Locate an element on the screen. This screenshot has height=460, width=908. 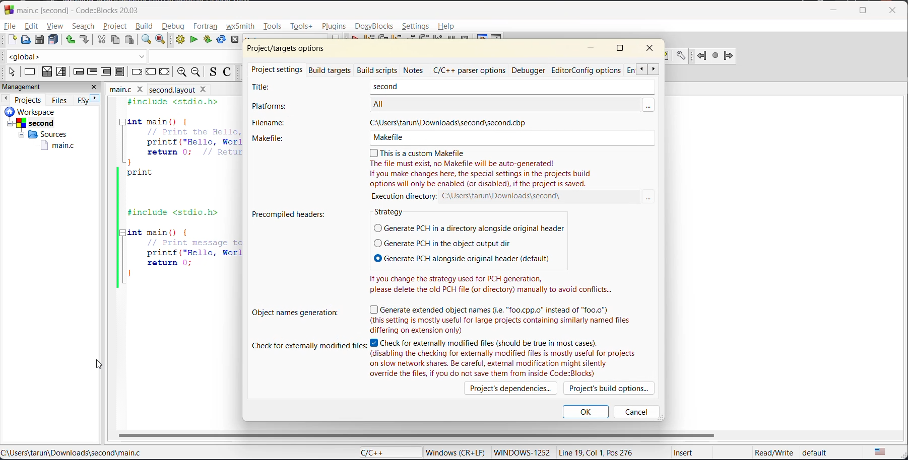
fortran is located at coordinates (715, 55).